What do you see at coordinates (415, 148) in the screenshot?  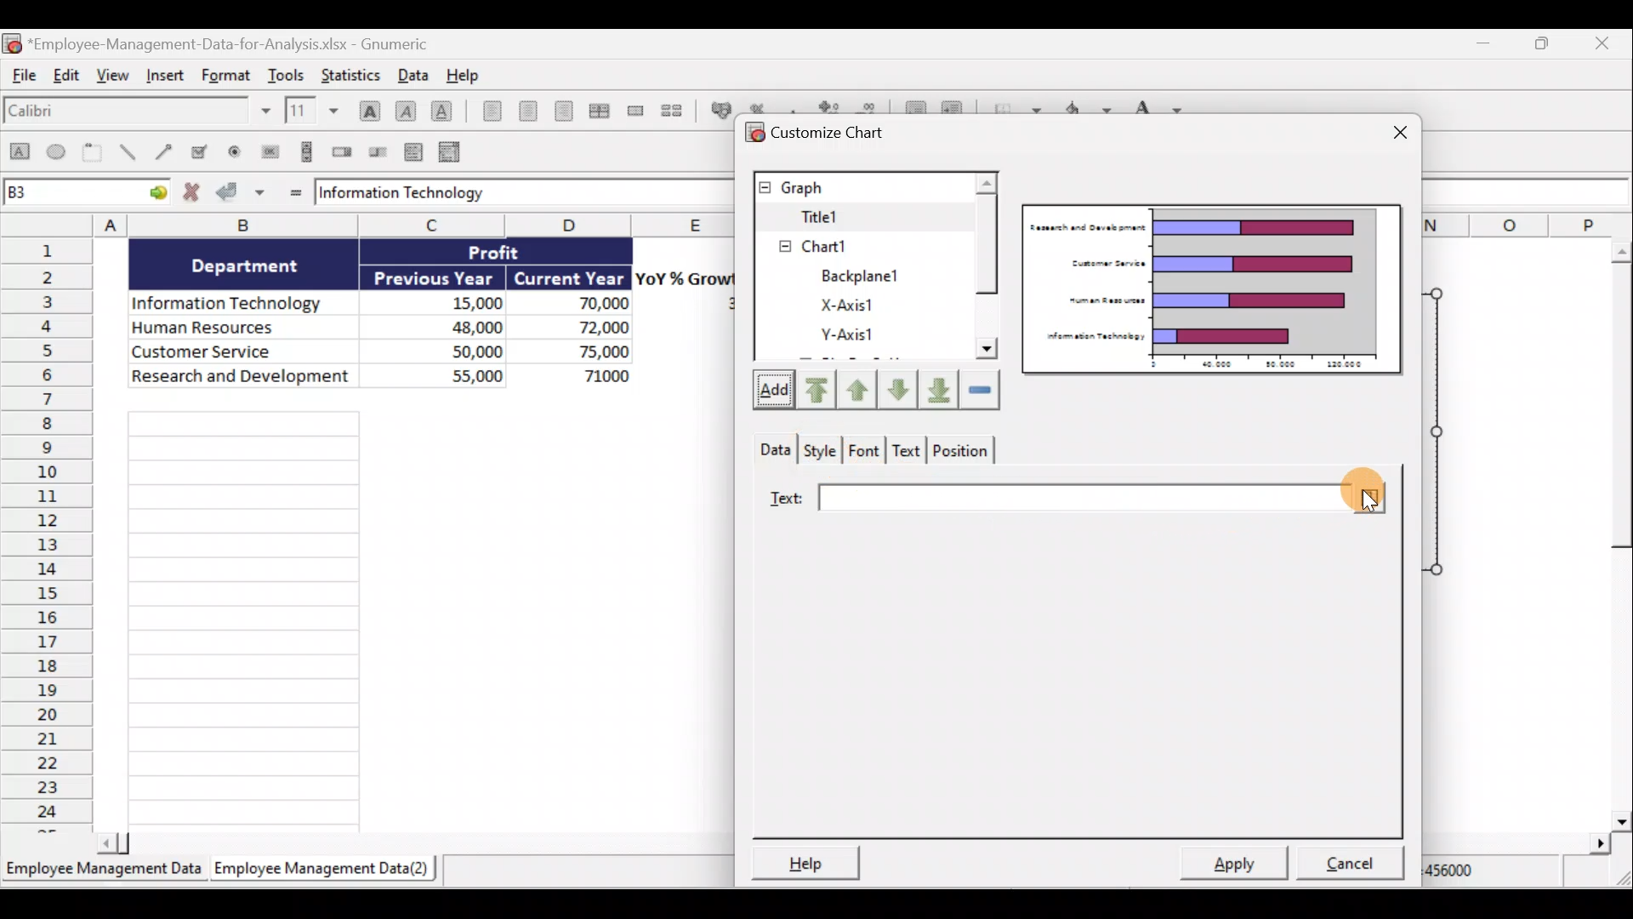 I see `Create a list` at bounding box center [415, 148].